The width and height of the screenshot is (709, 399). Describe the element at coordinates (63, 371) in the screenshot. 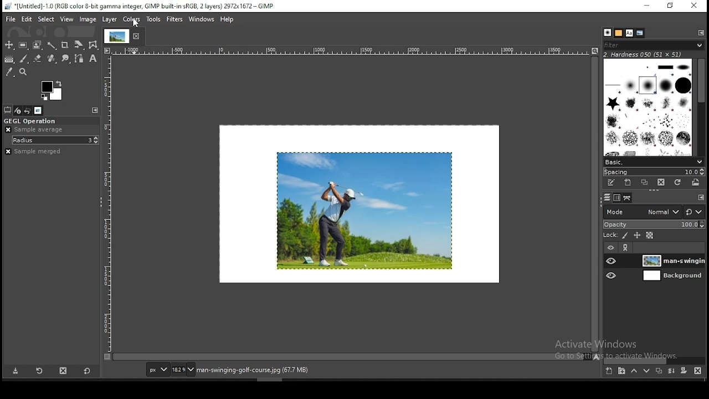

I see `delete tool preset` at that location.